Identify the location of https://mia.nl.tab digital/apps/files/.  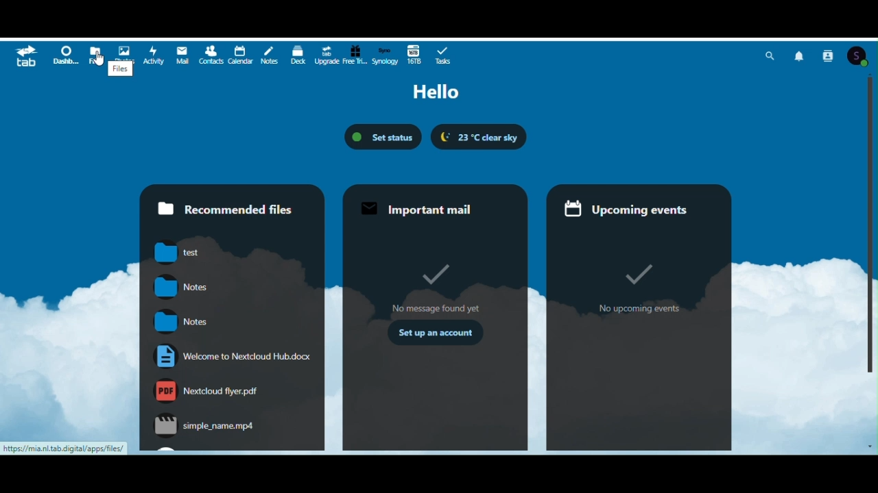
(65, 448).